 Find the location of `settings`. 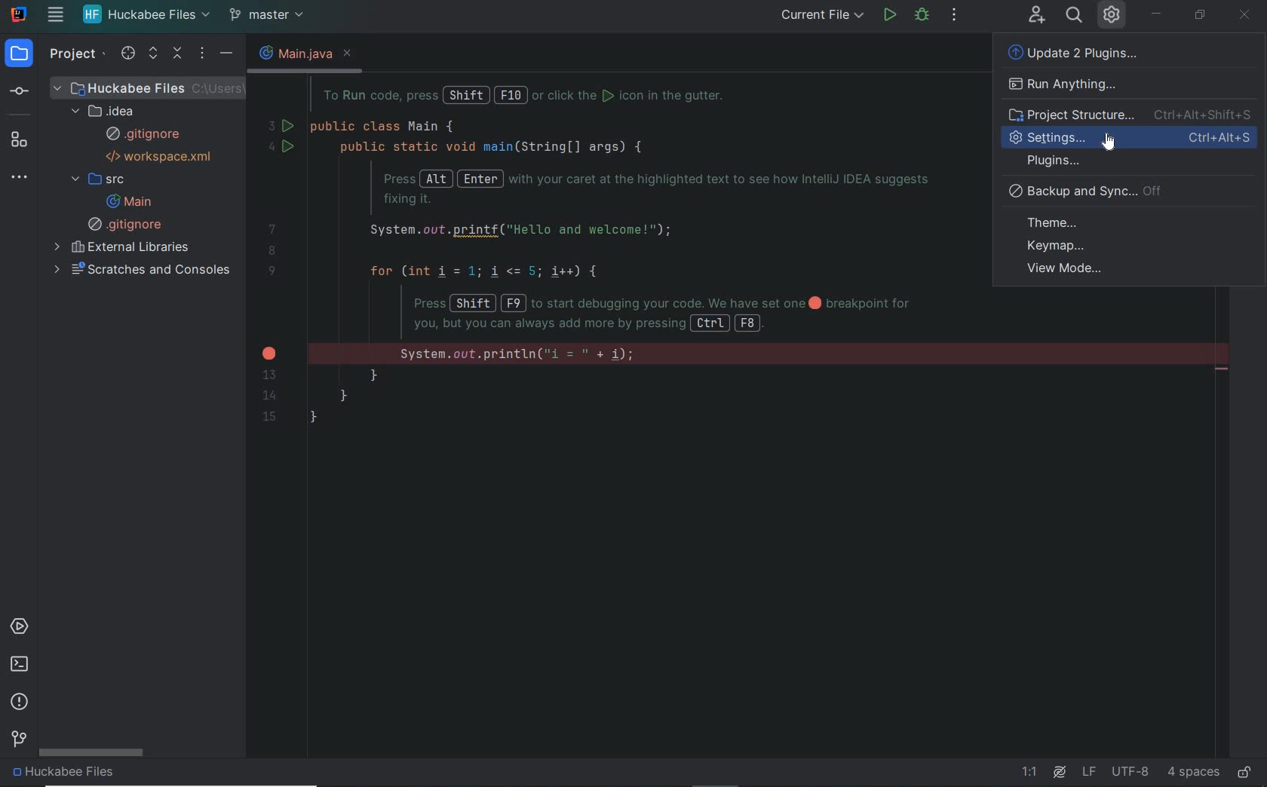

settings is located at coordinates (1050, 138).